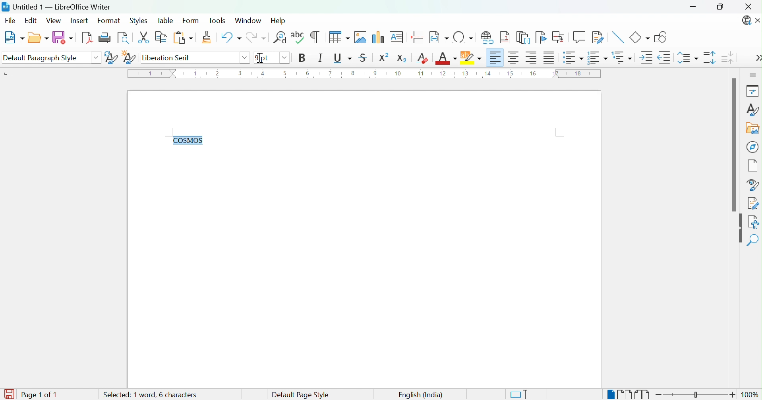 The image size is (762, 400). I want to click on Toggle Formatting Marks, so click(315, 37).